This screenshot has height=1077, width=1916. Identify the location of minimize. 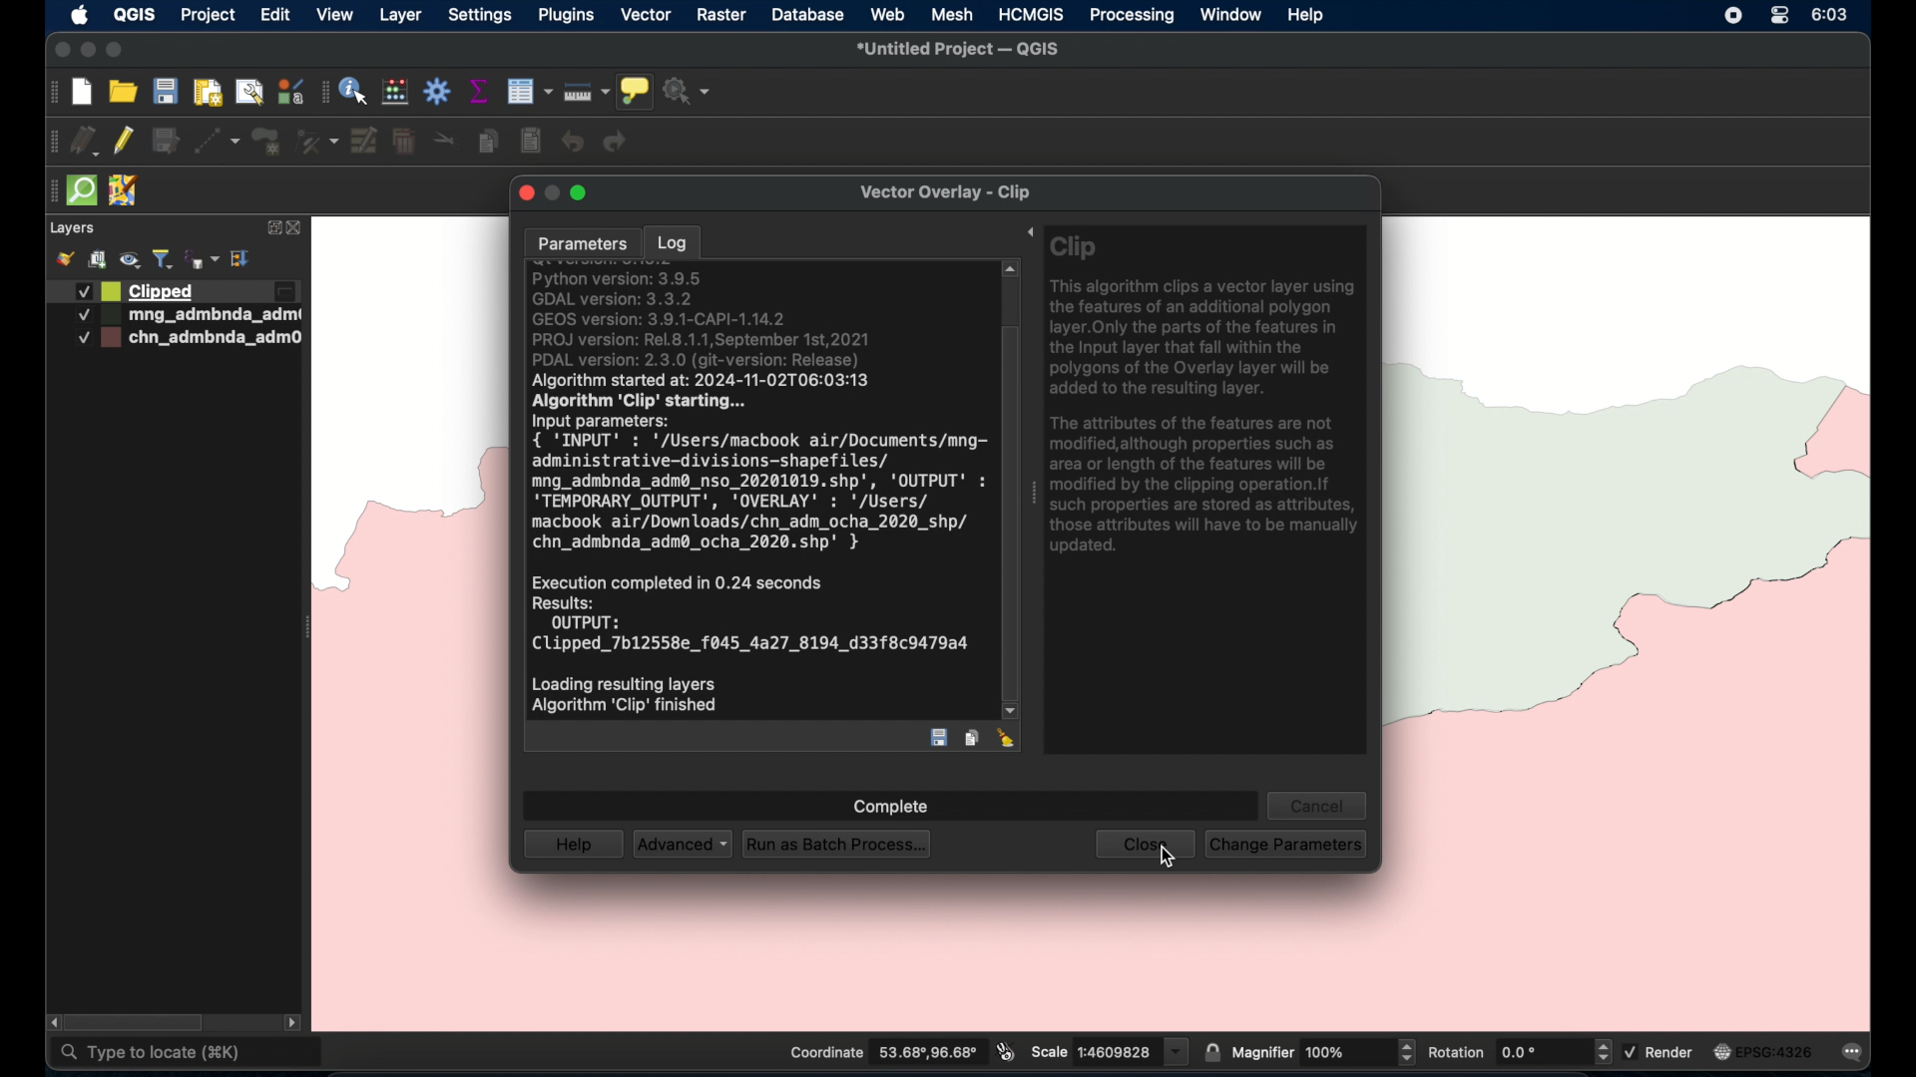
(89, 51).